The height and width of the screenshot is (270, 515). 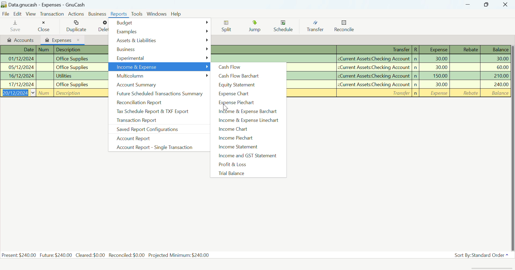 What do you see at coordinates (53, 93) in the screenshot?
I see `New Transaction Field` at bounding box center [53, 93].